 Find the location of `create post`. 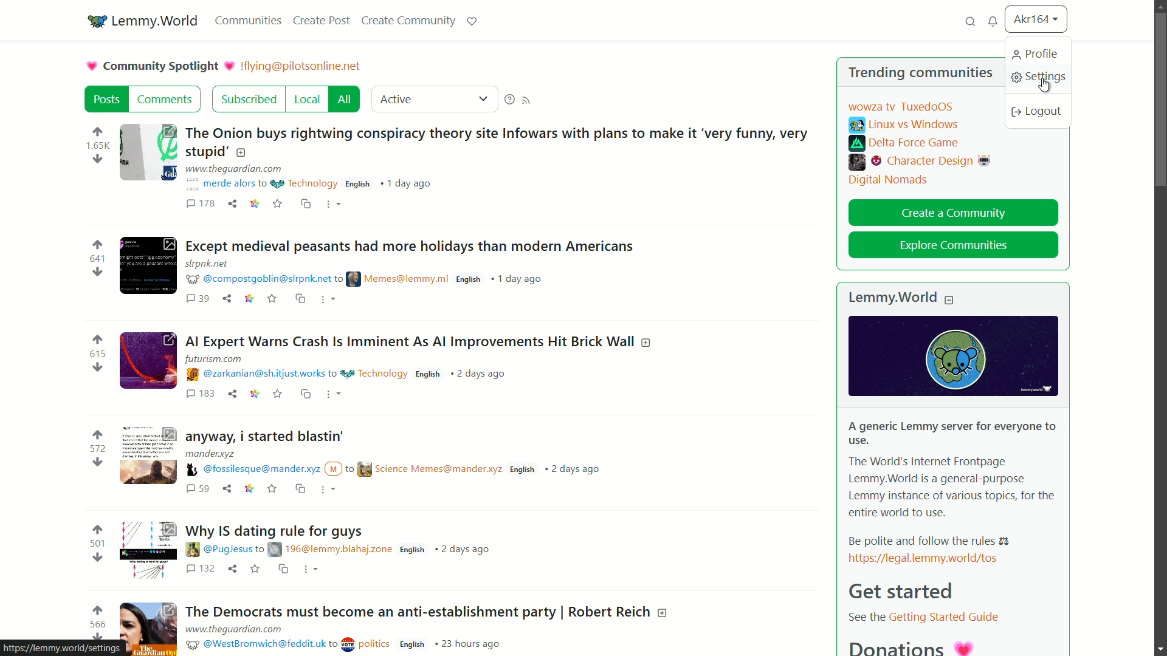

create post is located at coordinates (320, 20).